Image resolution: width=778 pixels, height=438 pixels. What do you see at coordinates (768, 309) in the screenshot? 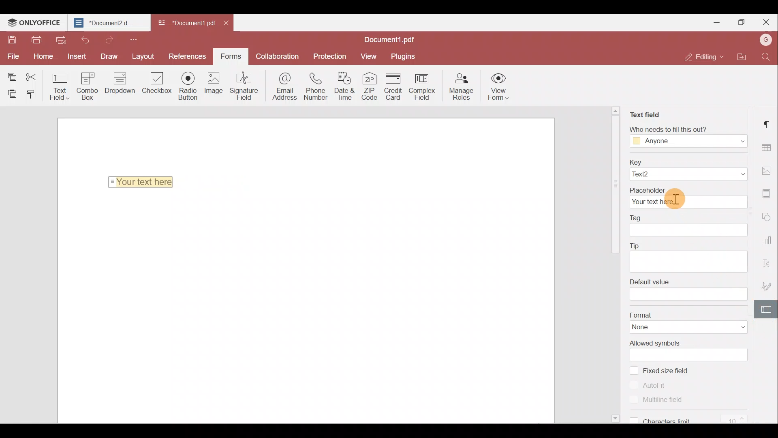
I see `Form settings` at bounding box center [768, 309].